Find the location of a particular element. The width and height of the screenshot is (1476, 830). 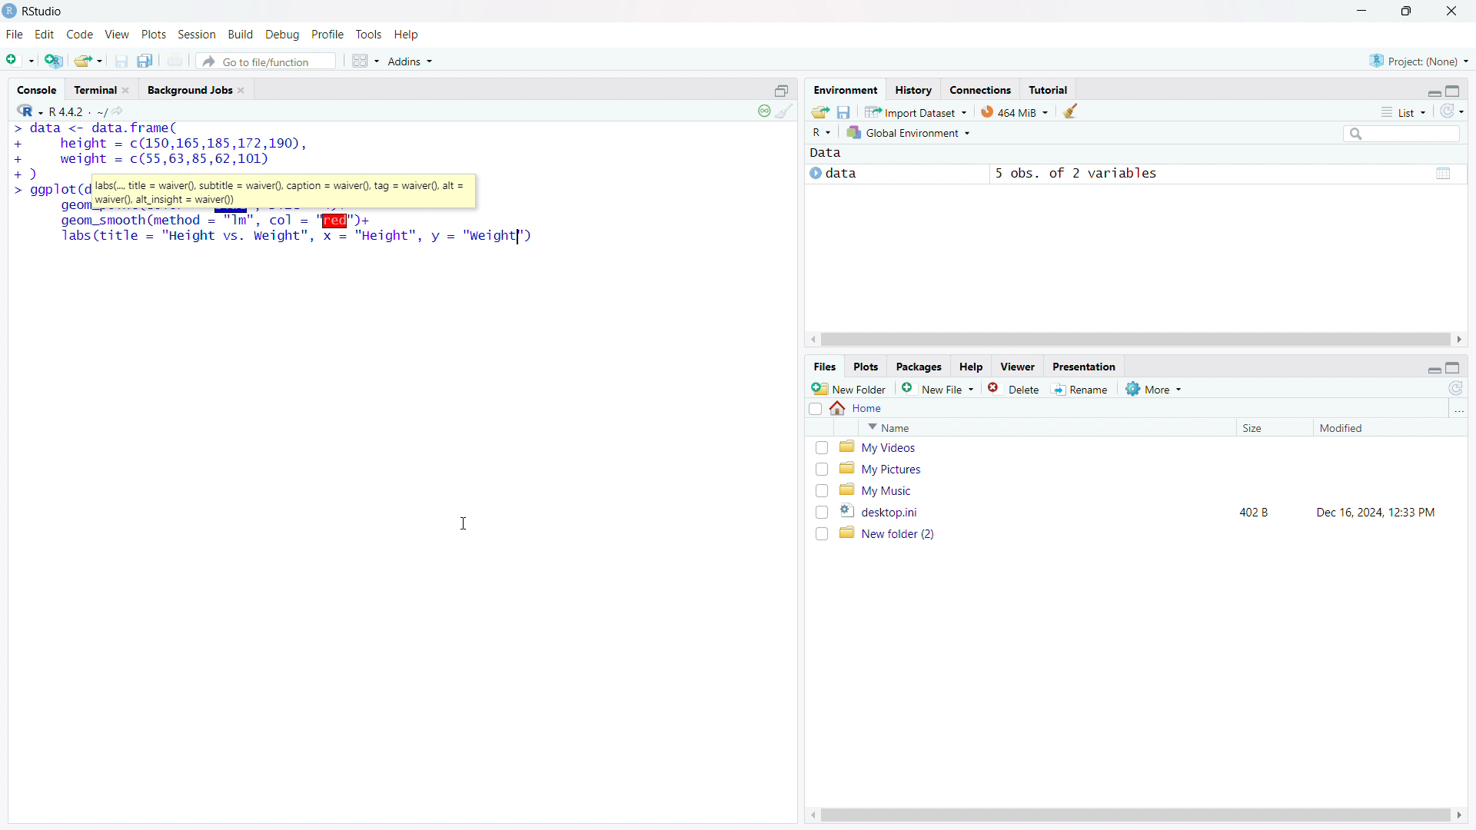

viewer is located at coordinates (1018, 367).